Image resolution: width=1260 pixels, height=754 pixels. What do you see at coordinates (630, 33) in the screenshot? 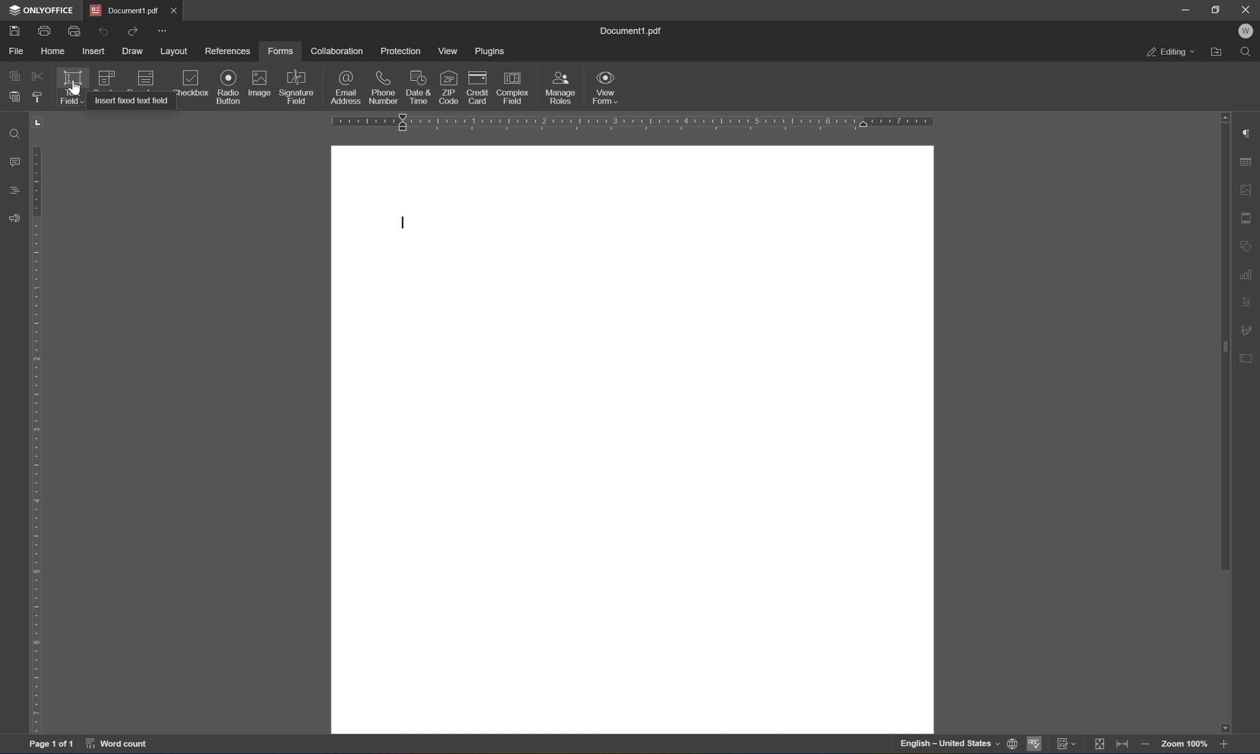
I see `document1.pdf` at bounding box center [630, 33].